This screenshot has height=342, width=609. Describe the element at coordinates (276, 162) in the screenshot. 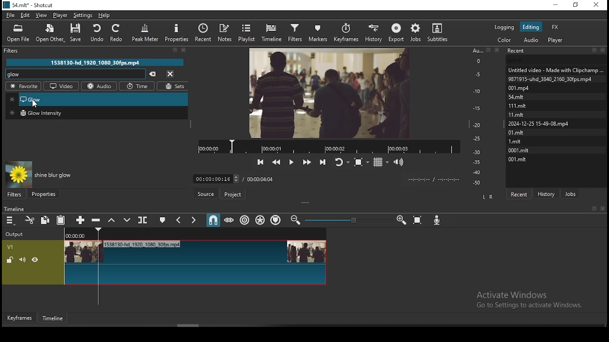

I see `play quickly backwards` at that location.